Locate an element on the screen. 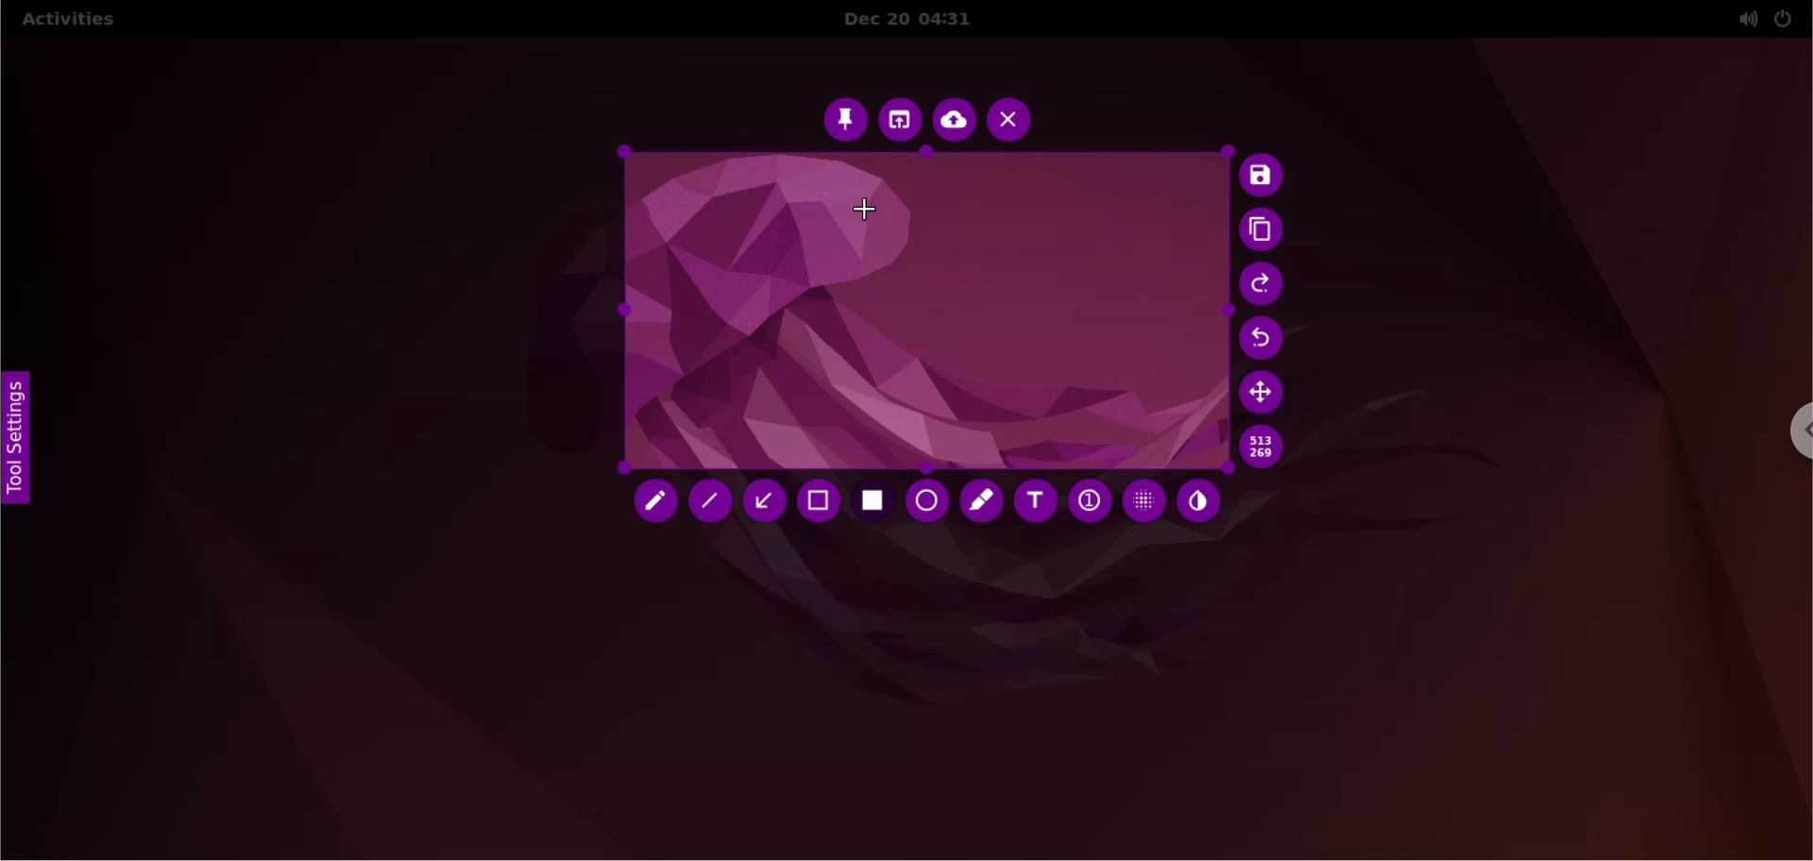 The height and width of the screenshot is (861, 1813). sound setting options is located at coordinates (1741, 19).